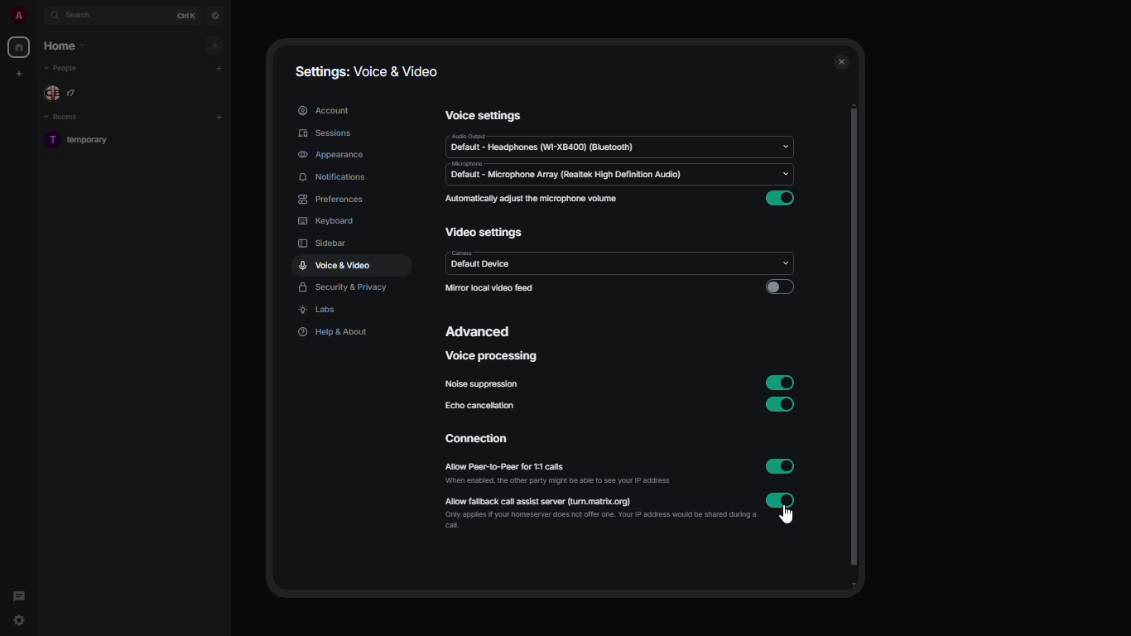  Describe the element at coordinates (322, 243) in the screenshot. I see `sidebar` at that location.